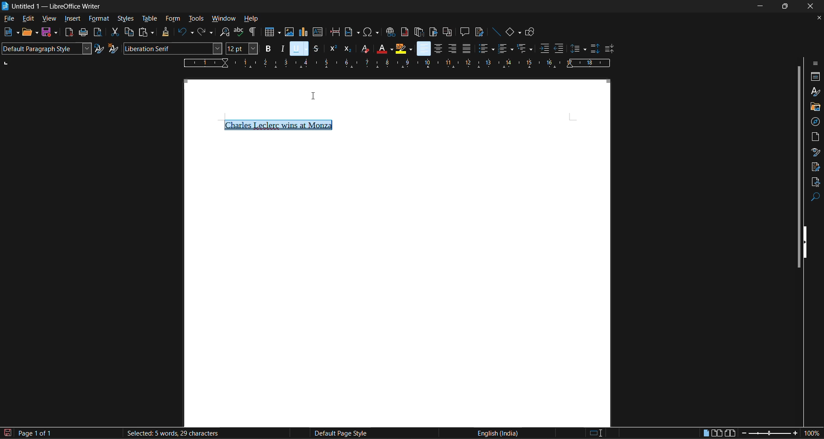  What do you see at coordinates (370, 32) in the screenshot?
I see `insert special characters` at bounding box center [370, 32].